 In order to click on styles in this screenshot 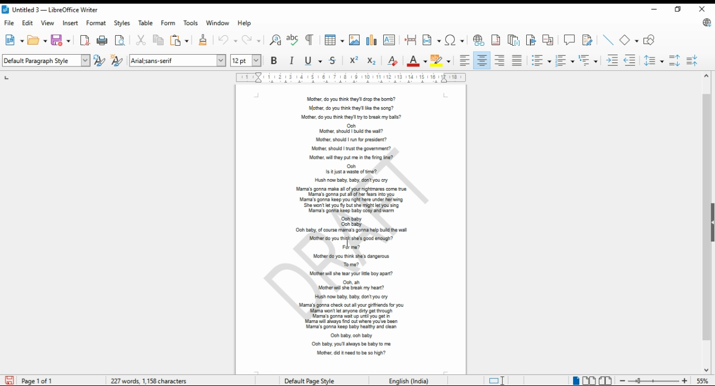, I will do `click(123, 23)`.